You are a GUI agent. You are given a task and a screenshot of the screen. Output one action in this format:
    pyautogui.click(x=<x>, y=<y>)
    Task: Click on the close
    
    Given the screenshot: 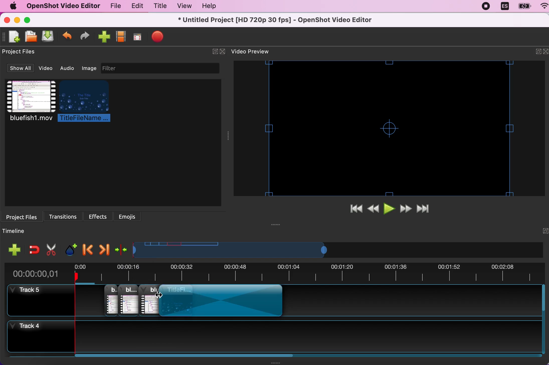 What is the action you would take?
    pyautogui.click(x=545, y=52)
    